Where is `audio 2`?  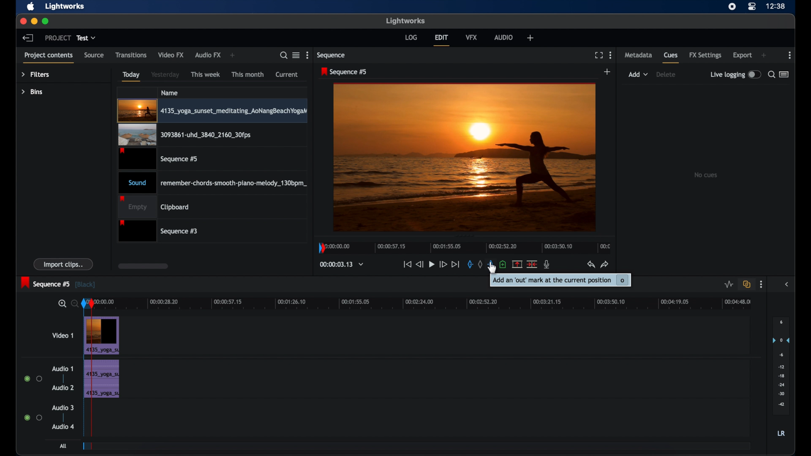
audio 2 is located at coordinates (63, 388).